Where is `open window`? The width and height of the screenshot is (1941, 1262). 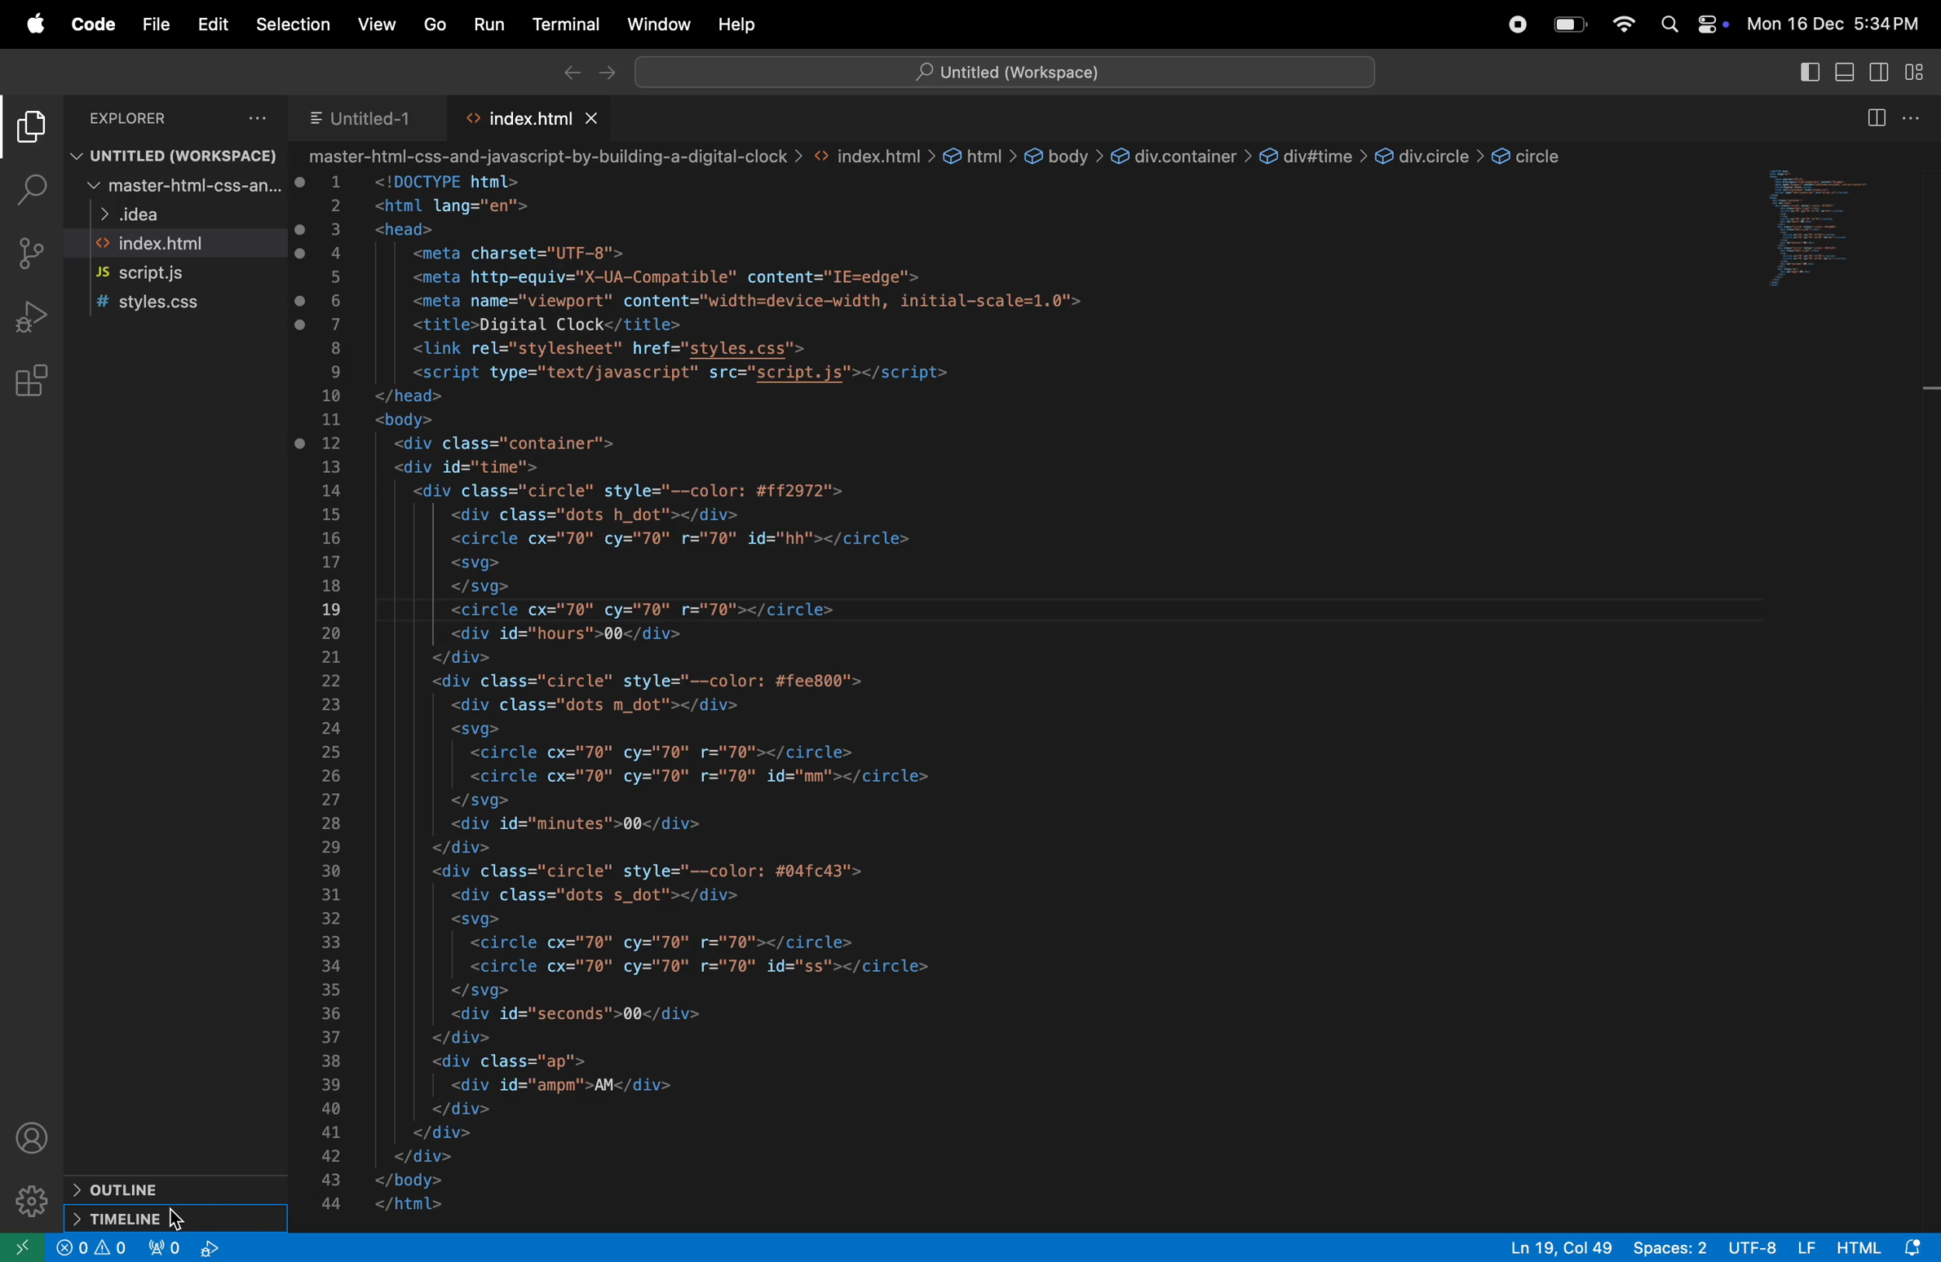 open window is located at coordinates (23, 1247).